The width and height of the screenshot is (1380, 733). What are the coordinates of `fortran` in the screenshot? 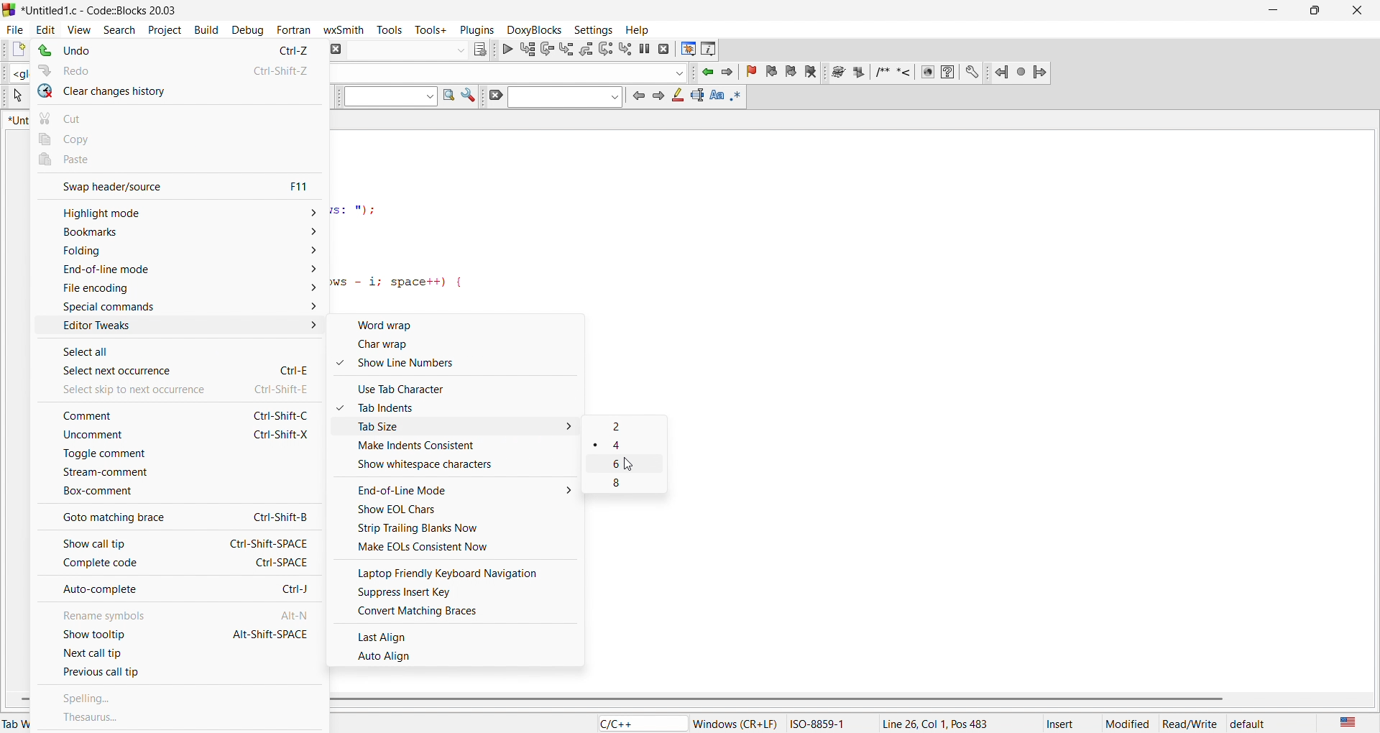 It's located at (295, 28).